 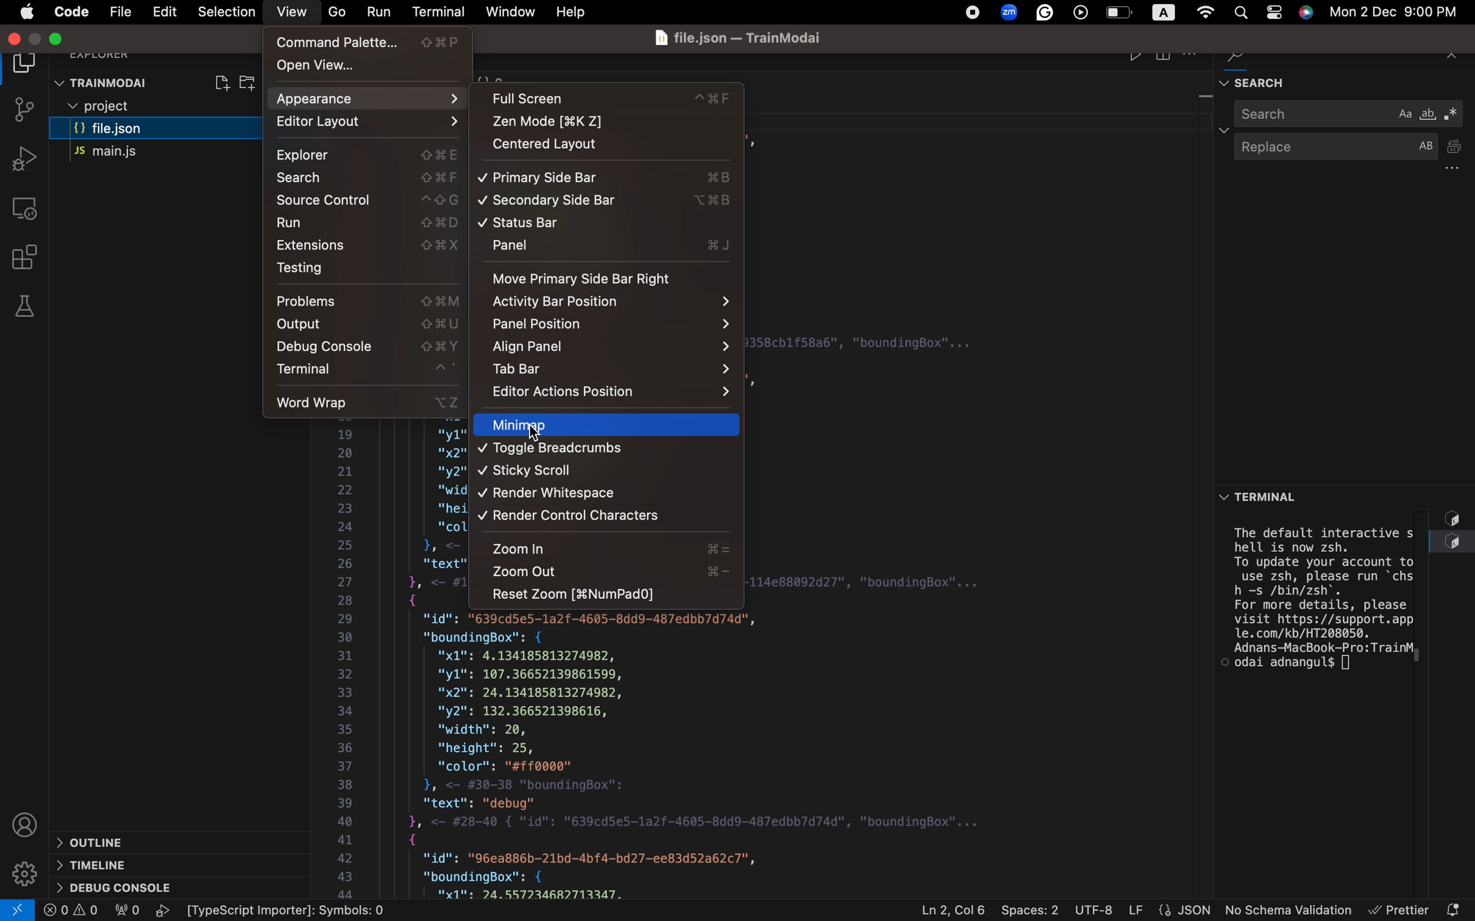 I want to click on panel, so click(x=606, y=245).